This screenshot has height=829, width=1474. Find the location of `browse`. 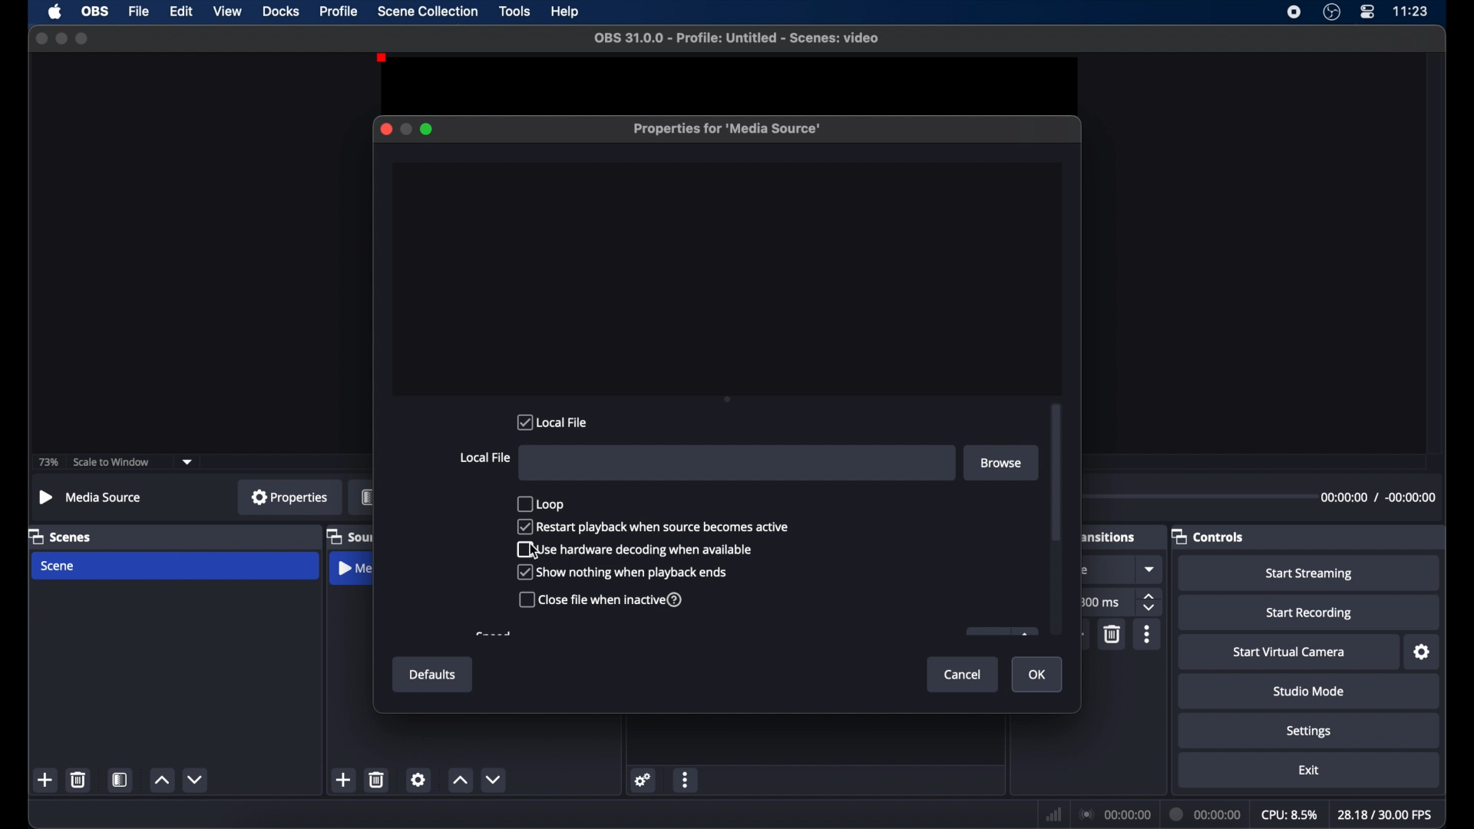

browse is located at coordinates (1001, 463).